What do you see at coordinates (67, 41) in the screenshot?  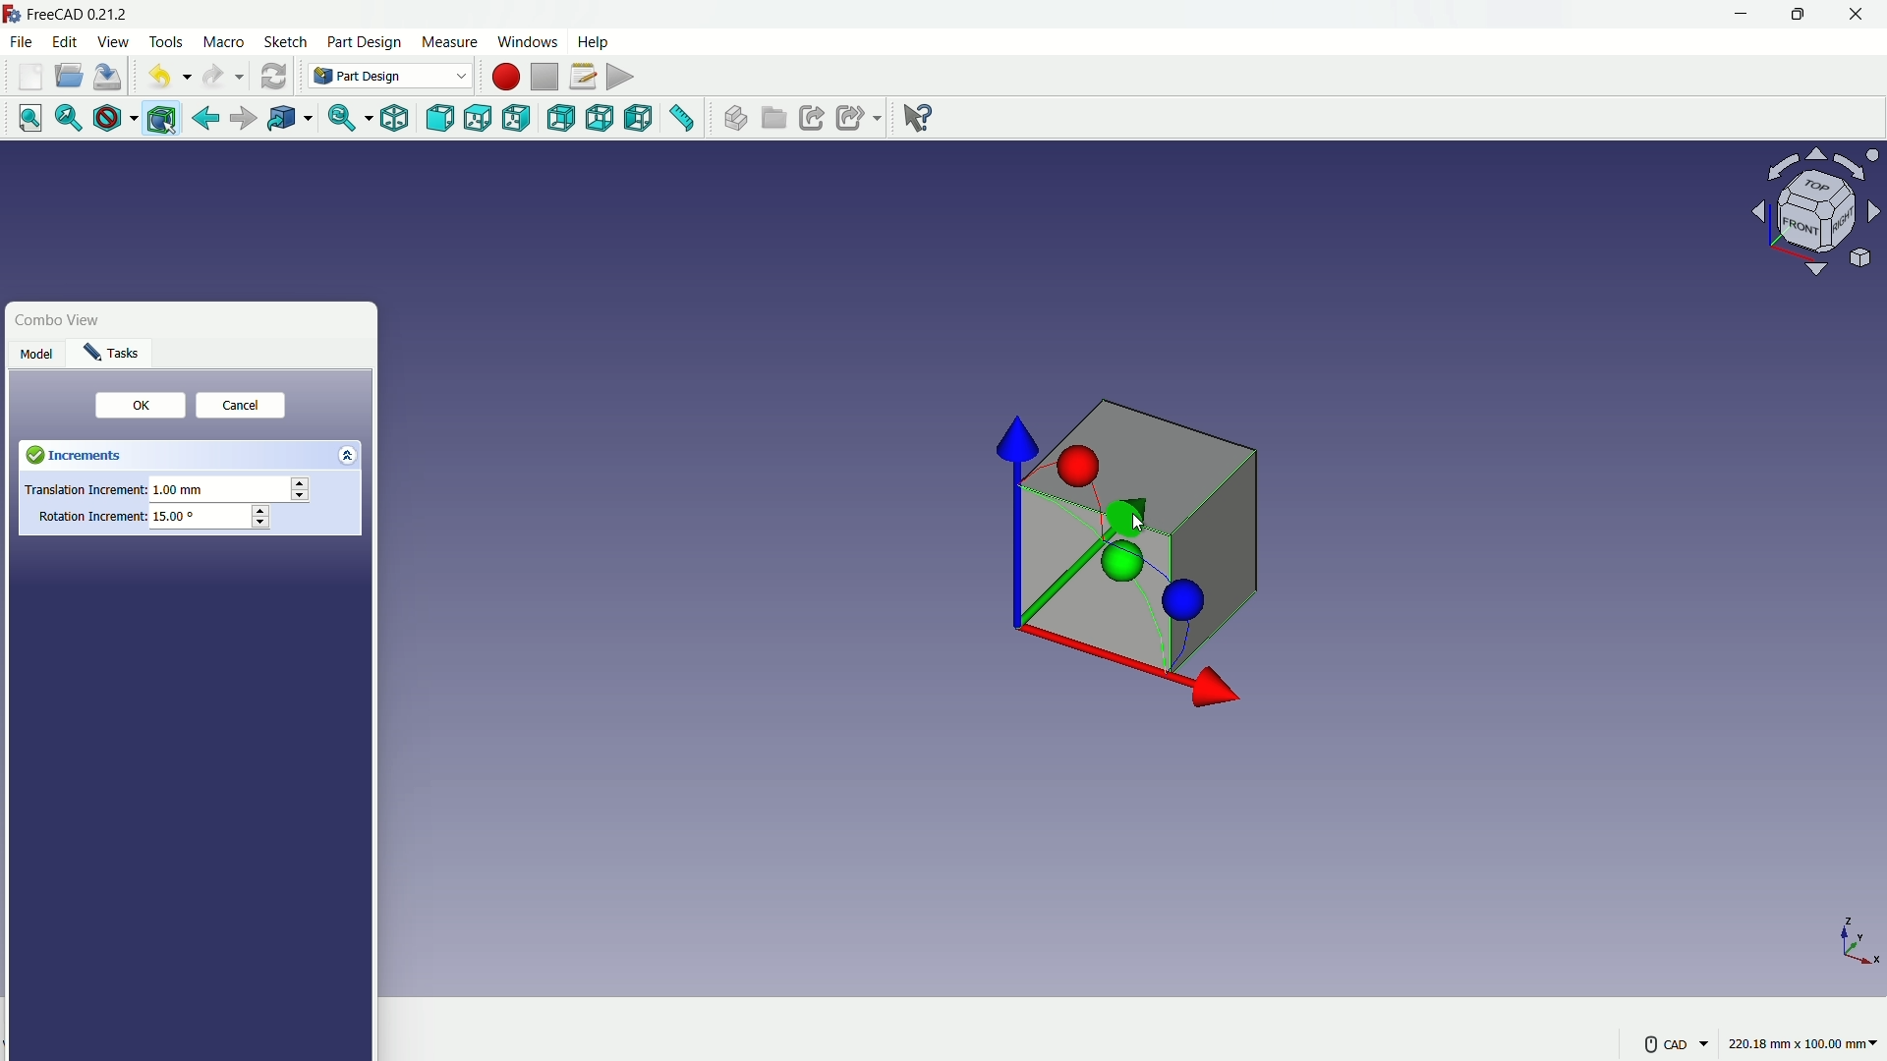 I see `edit` at bounding box center [67, 41].